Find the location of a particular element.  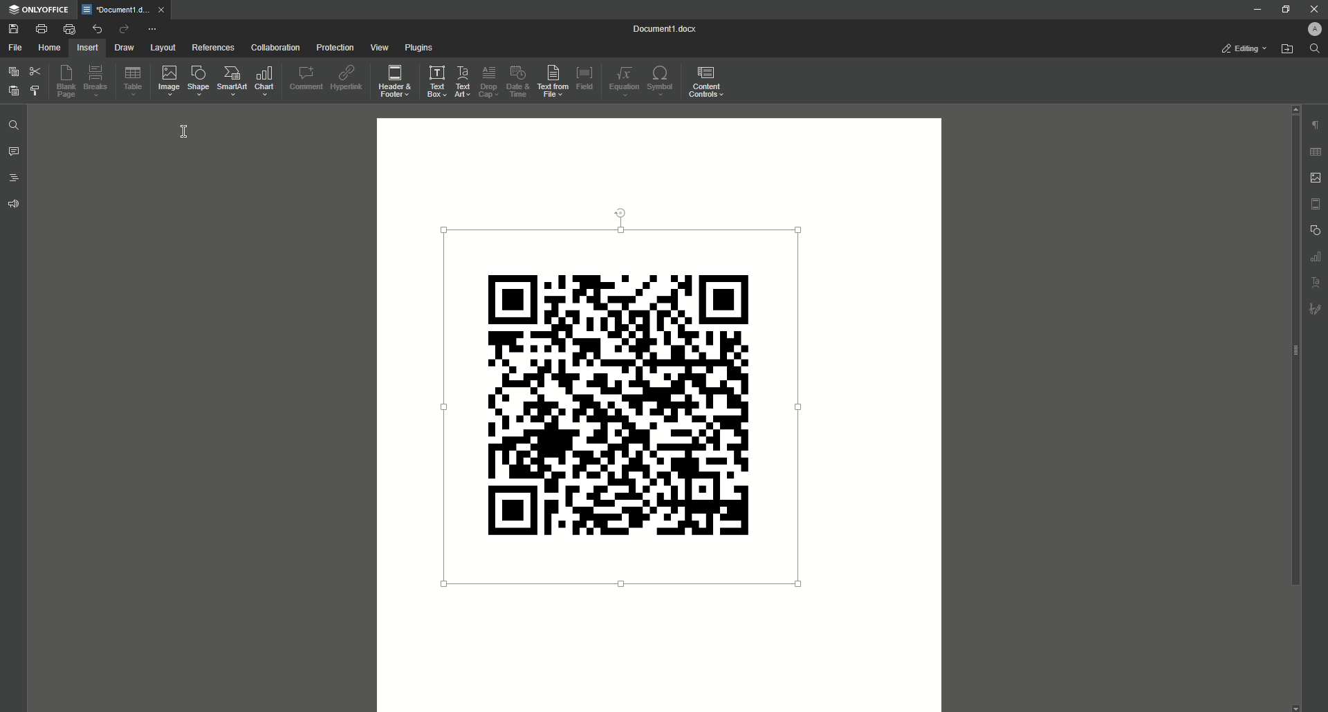

Breaks is located at coordinates (98, 82).